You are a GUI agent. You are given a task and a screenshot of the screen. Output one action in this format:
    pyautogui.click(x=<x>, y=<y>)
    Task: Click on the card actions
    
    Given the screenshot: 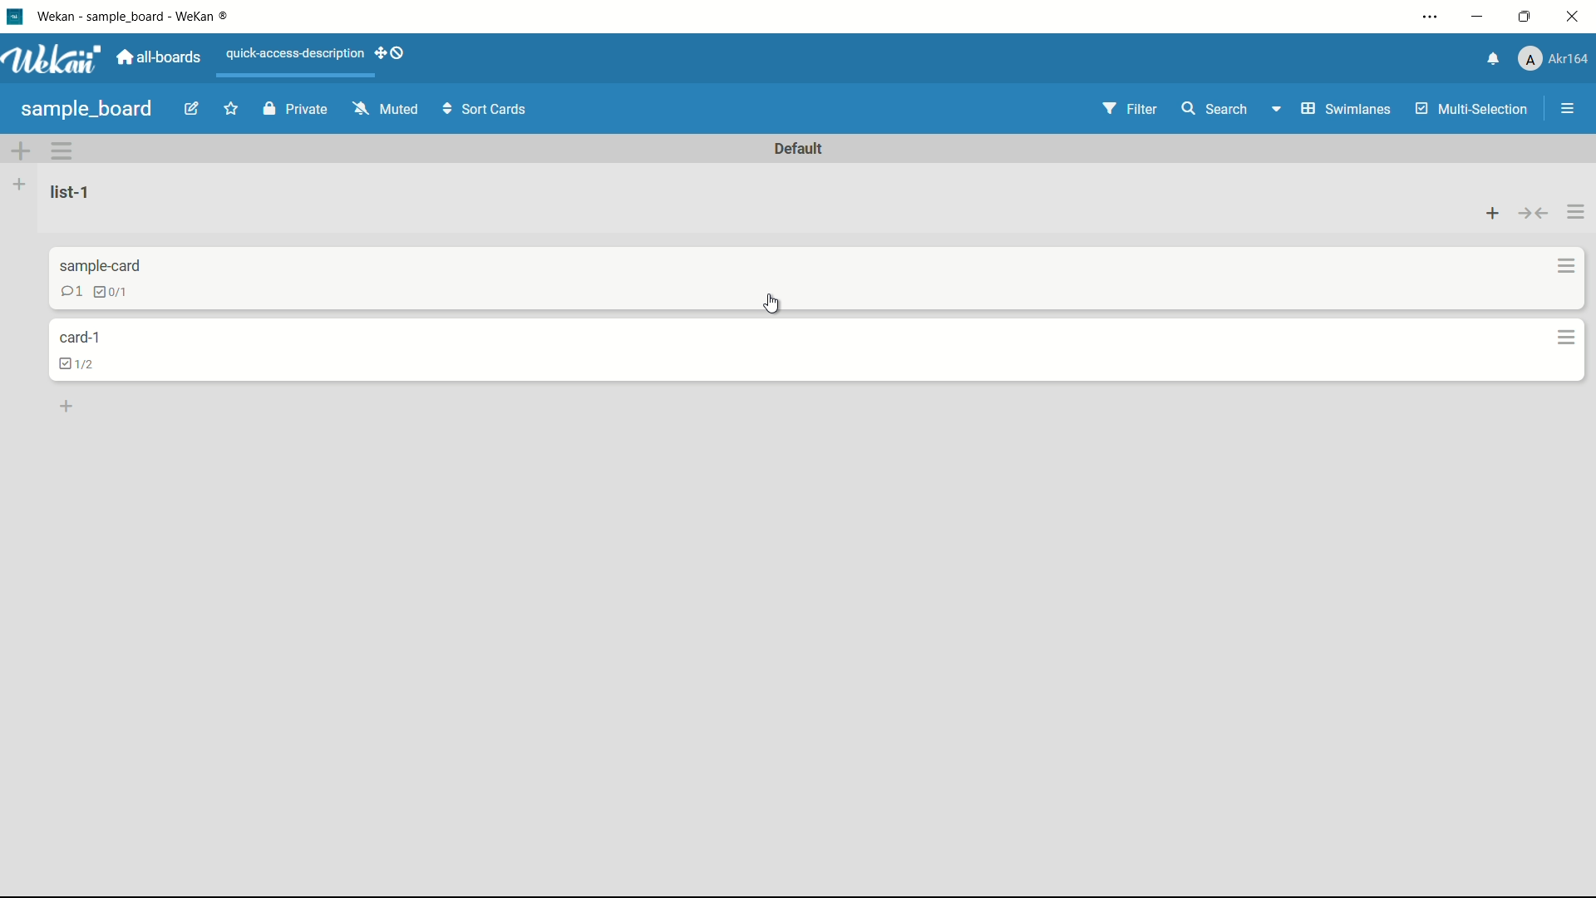 What is the action you would take?
    pyautogui.click(x=1568, y=338)
    